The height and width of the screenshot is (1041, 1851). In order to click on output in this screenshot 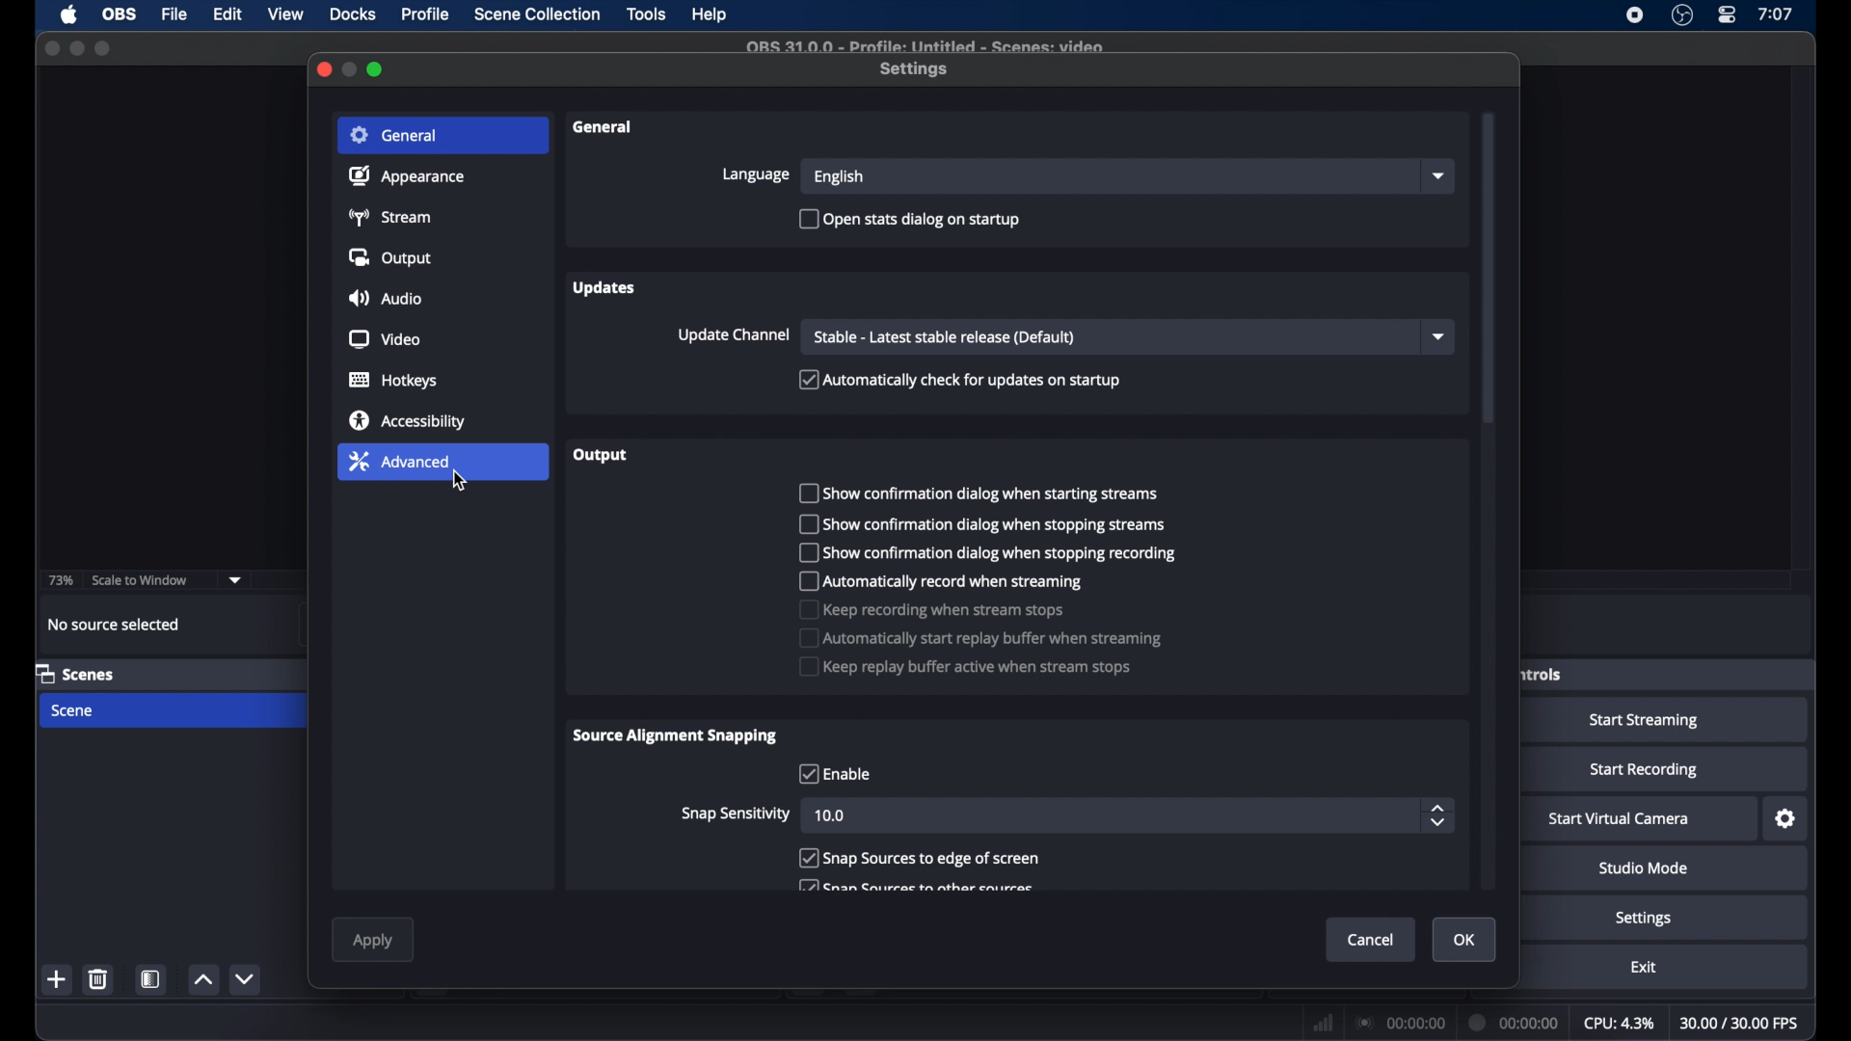, I will do `click(601, 455)`.